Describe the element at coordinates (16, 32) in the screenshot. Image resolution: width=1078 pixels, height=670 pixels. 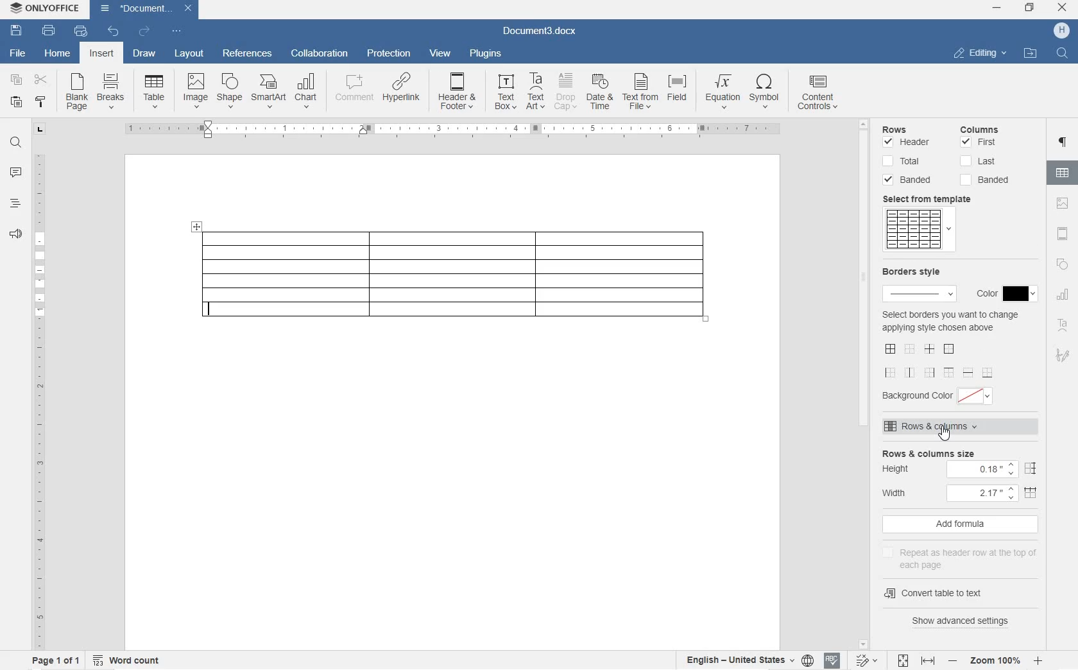
I see `SAVE` at that location.